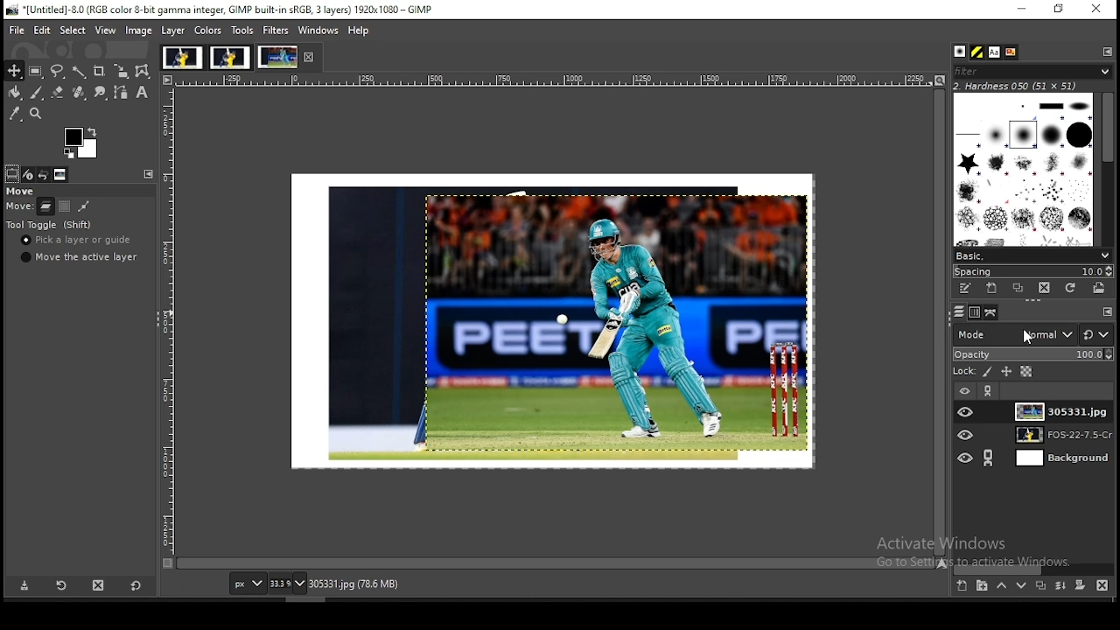  Describe the element at coordinates (22, 206) in the screenshot. I see `move` at that location.